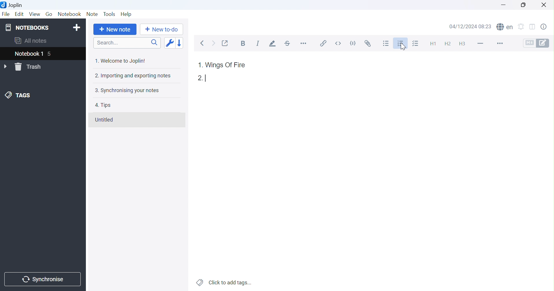  Describe the element at coordinates (199, 78) in the screenshot. I see `2.` at that location.